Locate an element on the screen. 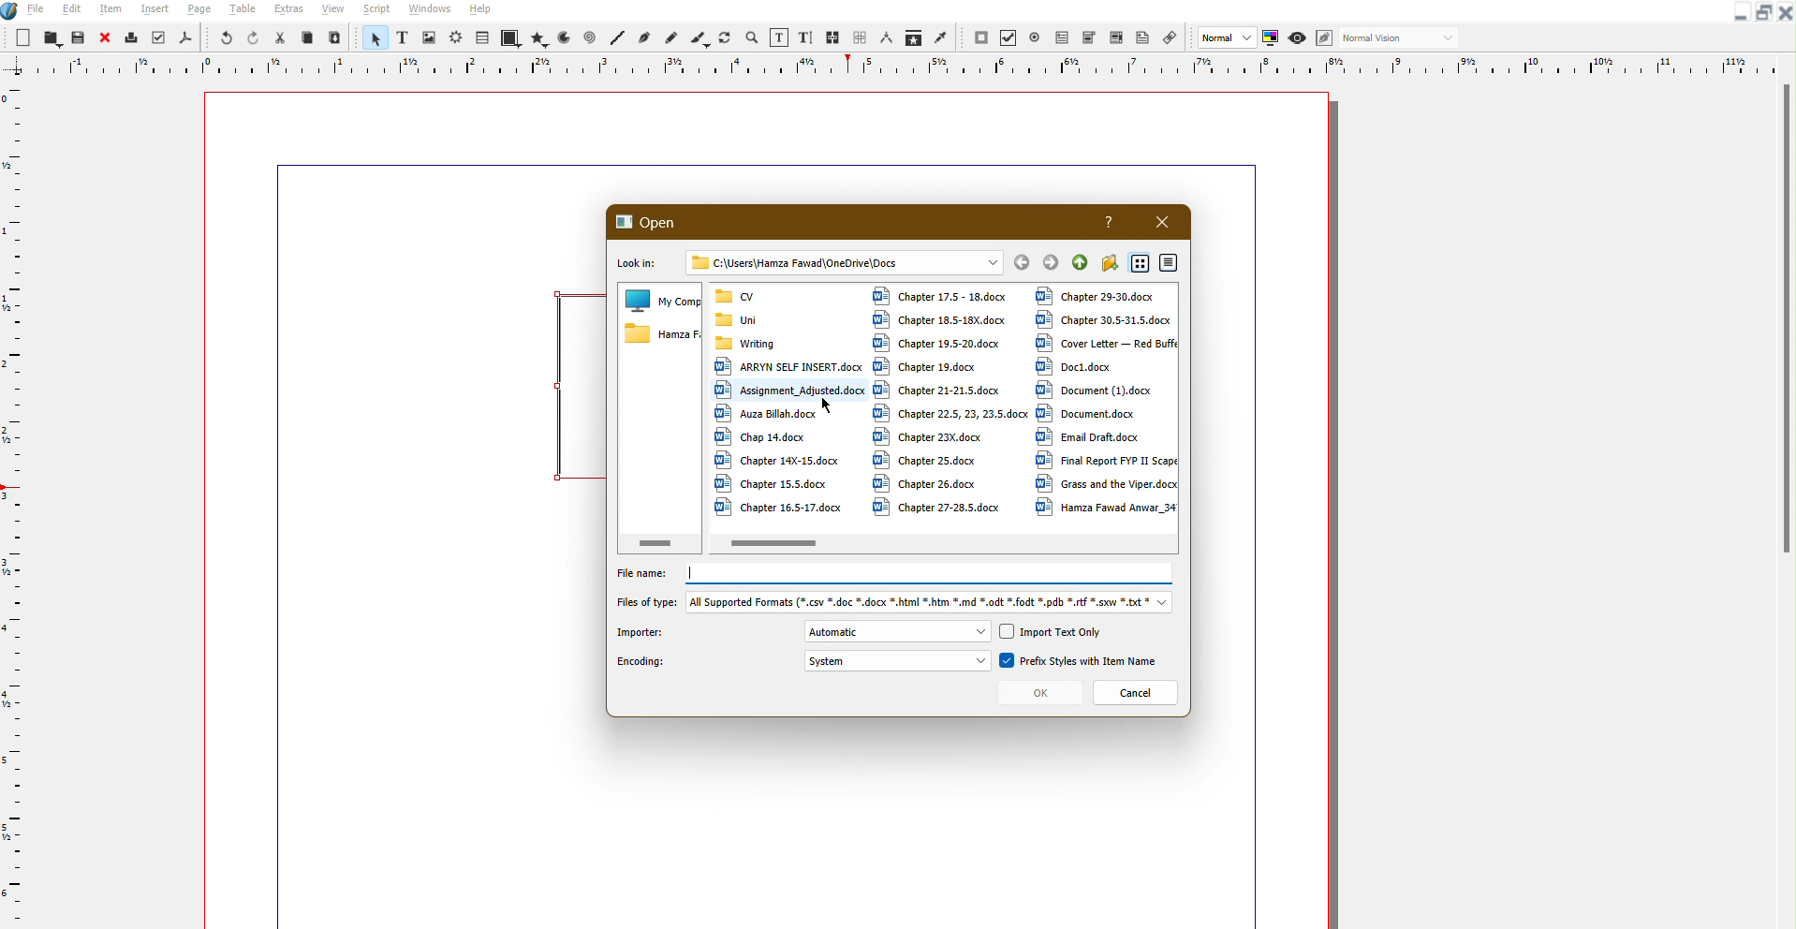  Table is located at coordinates (484, 37).